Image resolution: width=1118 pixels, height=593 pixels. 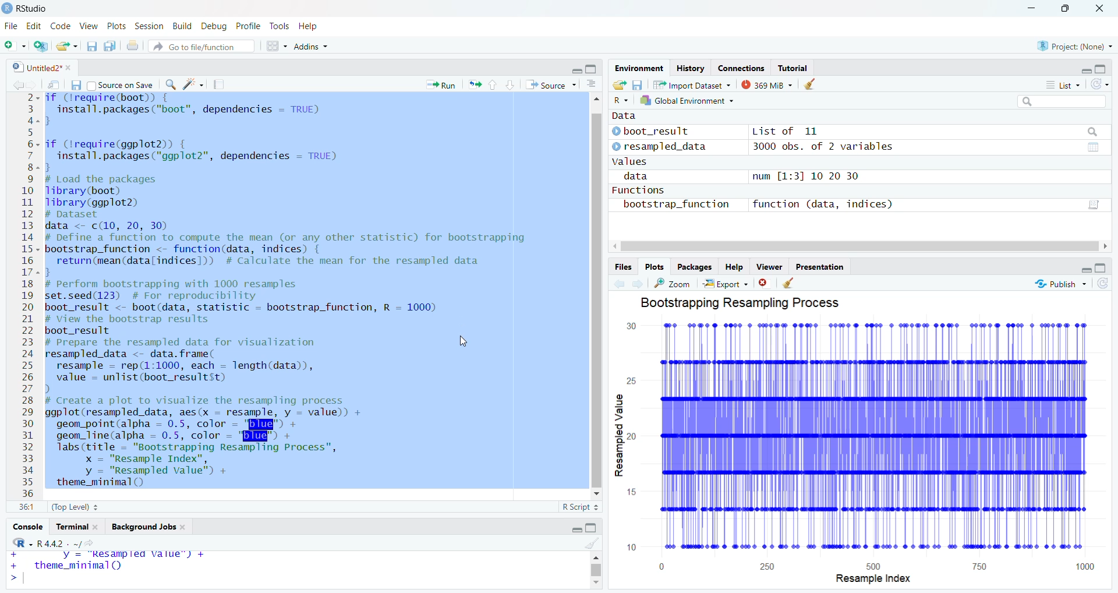 I want to click on refresh, so click(x=1103, y=284).